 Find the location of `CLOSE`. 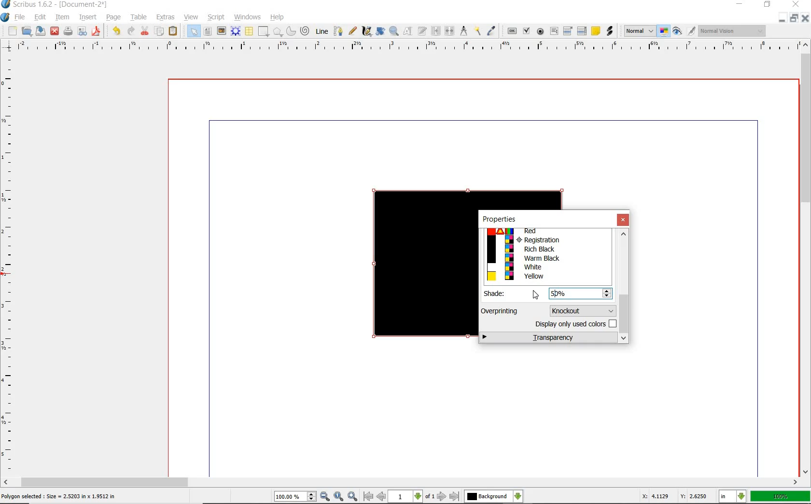

CLOSE is located at coordinates (804, 19).